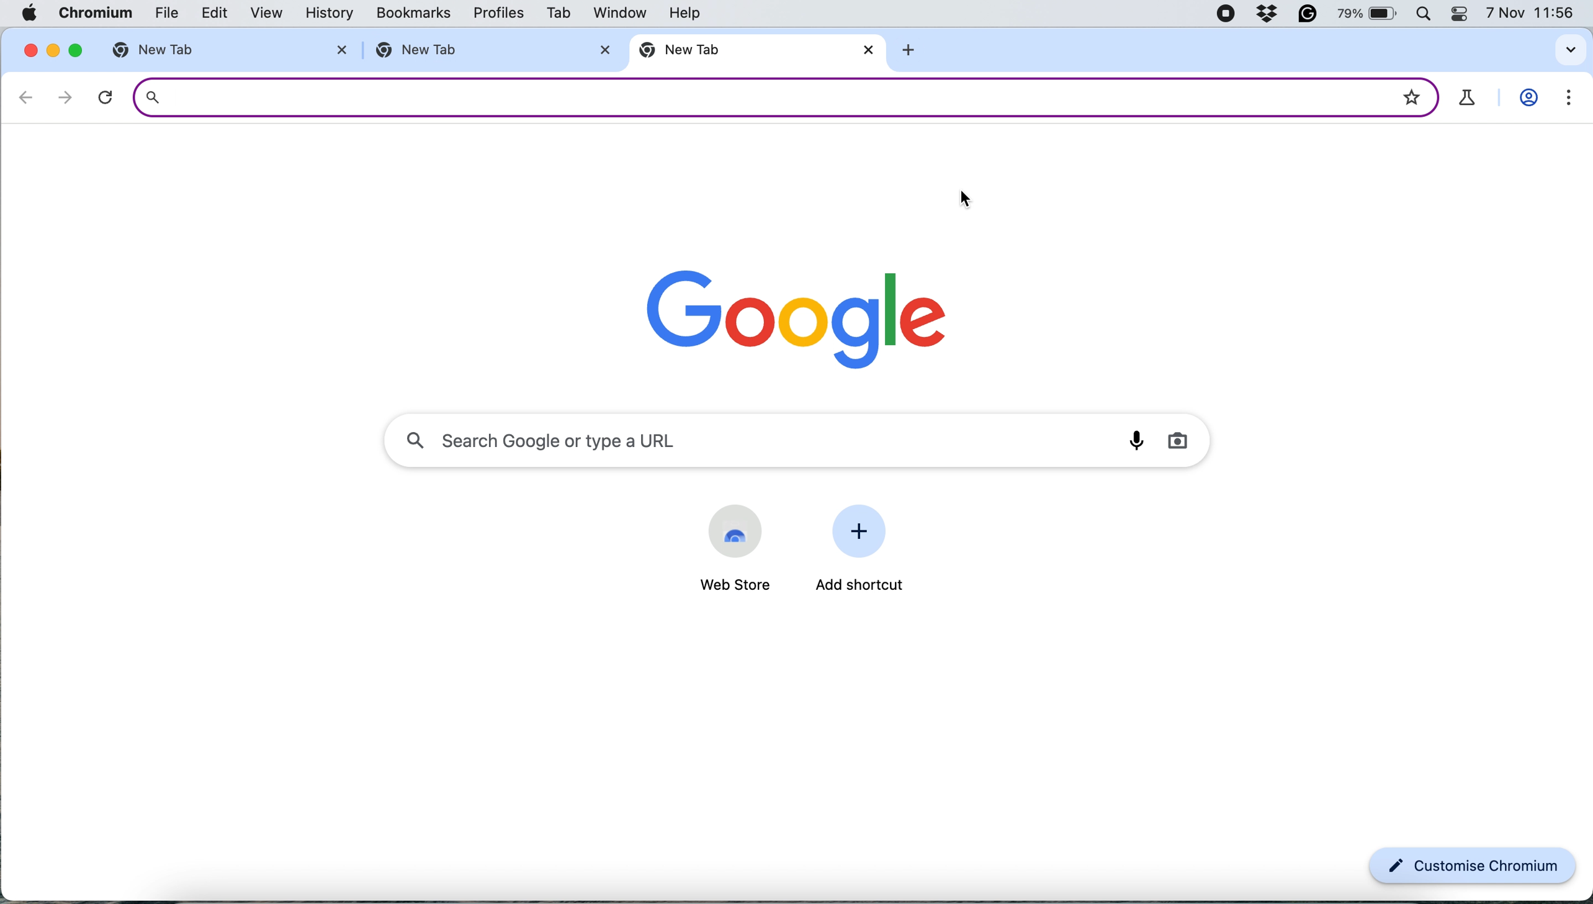 The height and width of the screenshot is (904, 1593). What do you see at coordinates (261, 14) in the screenshot?
I see `view` at bounding box center [261, 14].